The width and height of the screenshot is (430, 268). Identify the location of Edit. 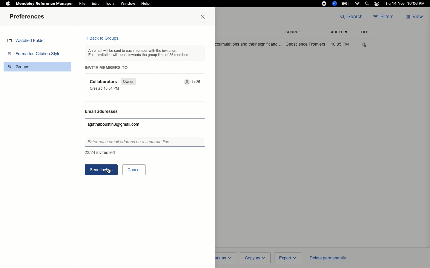
(95, 3).